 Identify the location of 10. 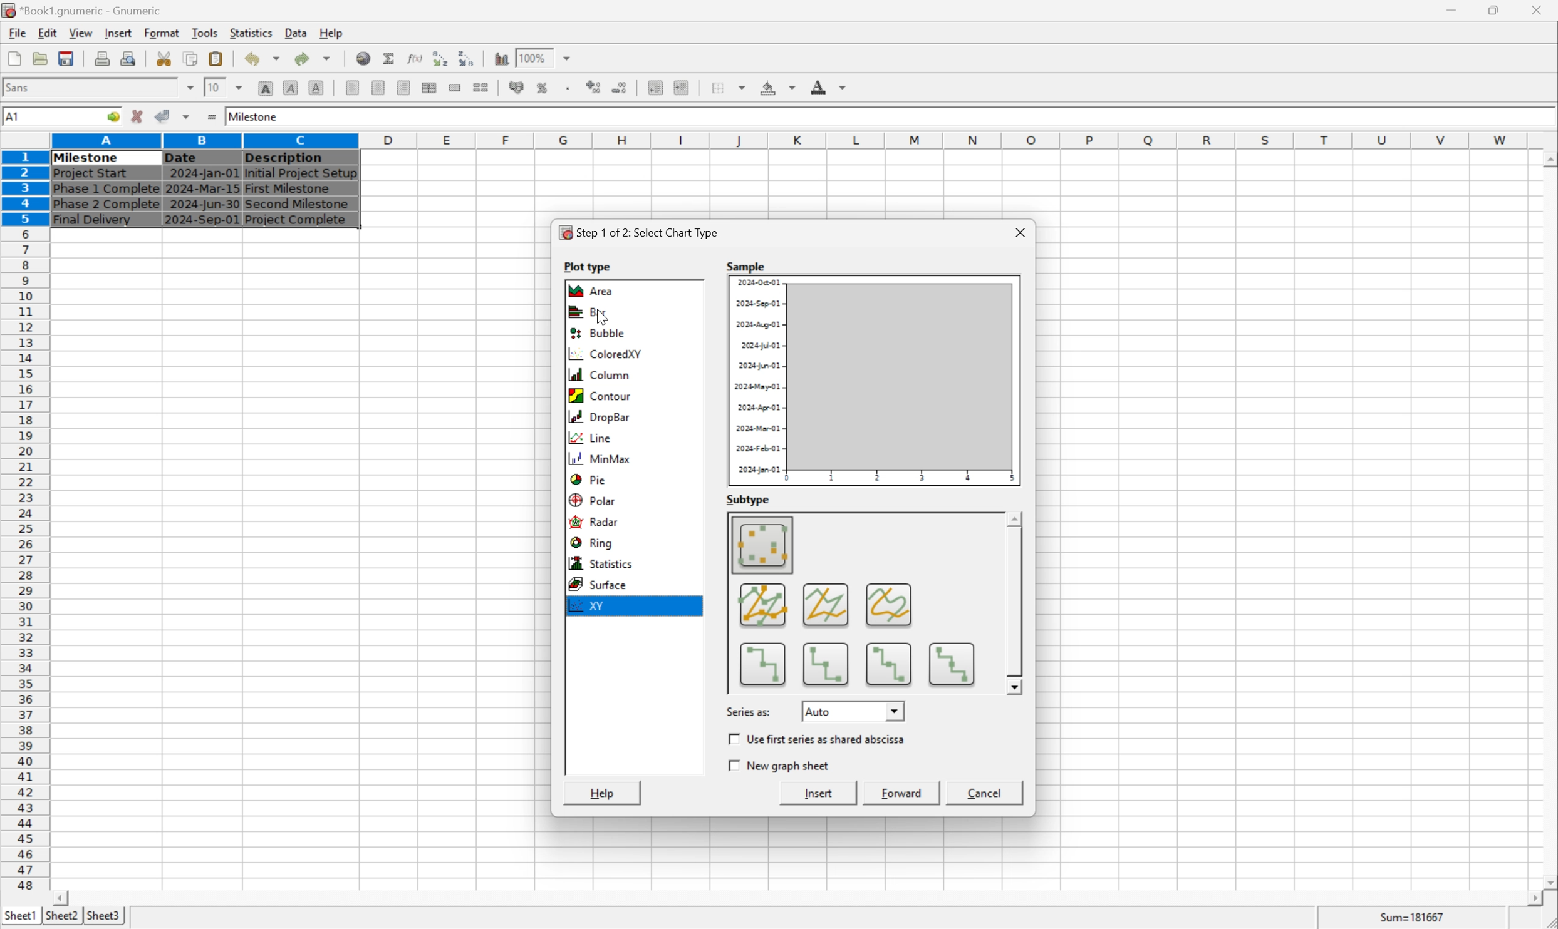
(212, 87).